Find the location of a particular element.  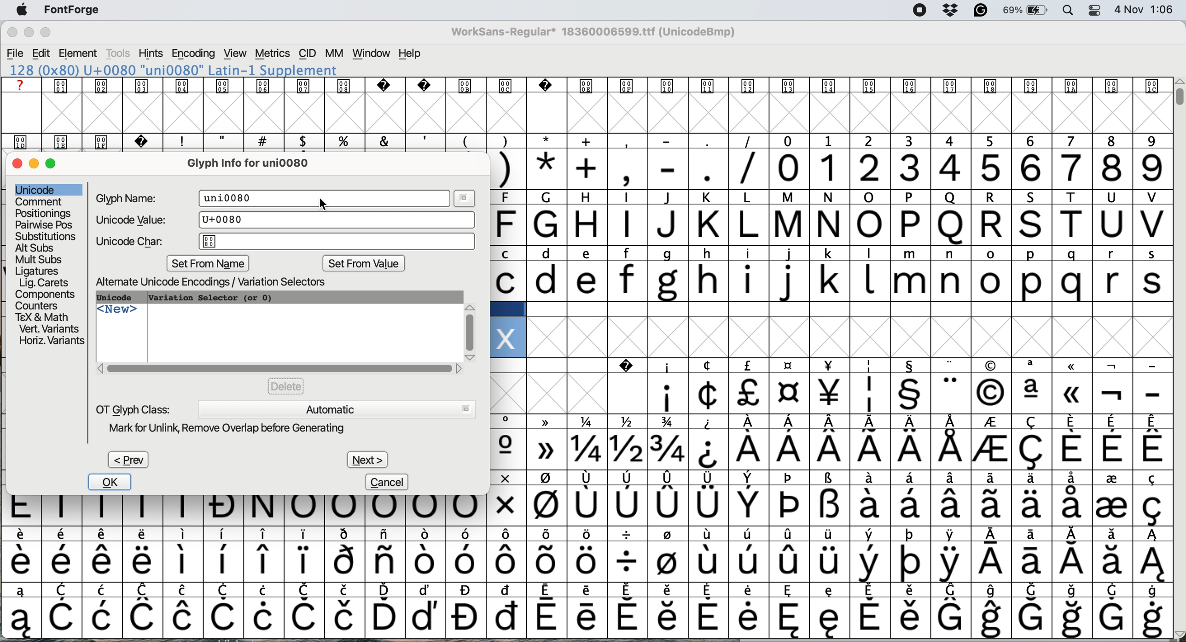

lower case letters a to s is located at coordinates (830, 280).